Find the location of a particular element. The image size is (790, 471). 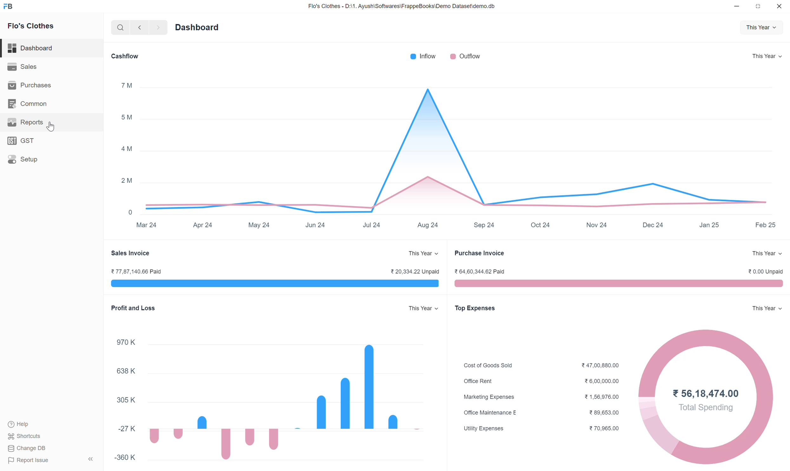

Change DB is located at coordinates (45, 449).